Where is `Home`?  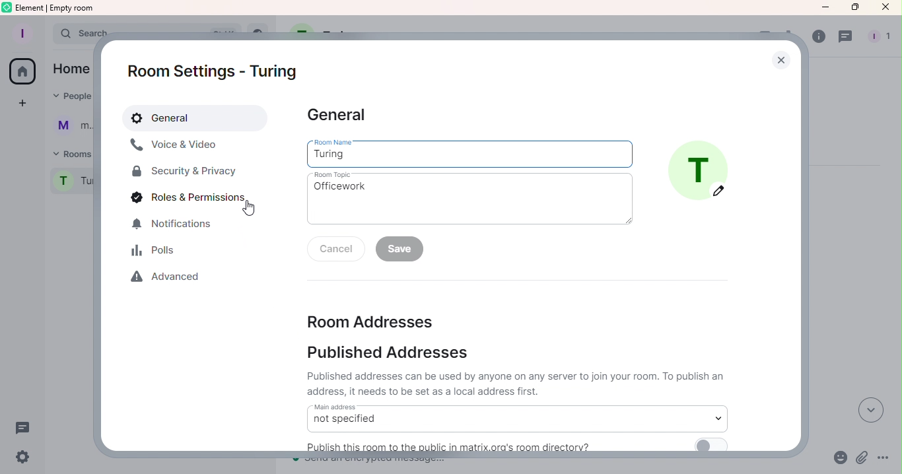
Home is located at coordinates (26, 71).